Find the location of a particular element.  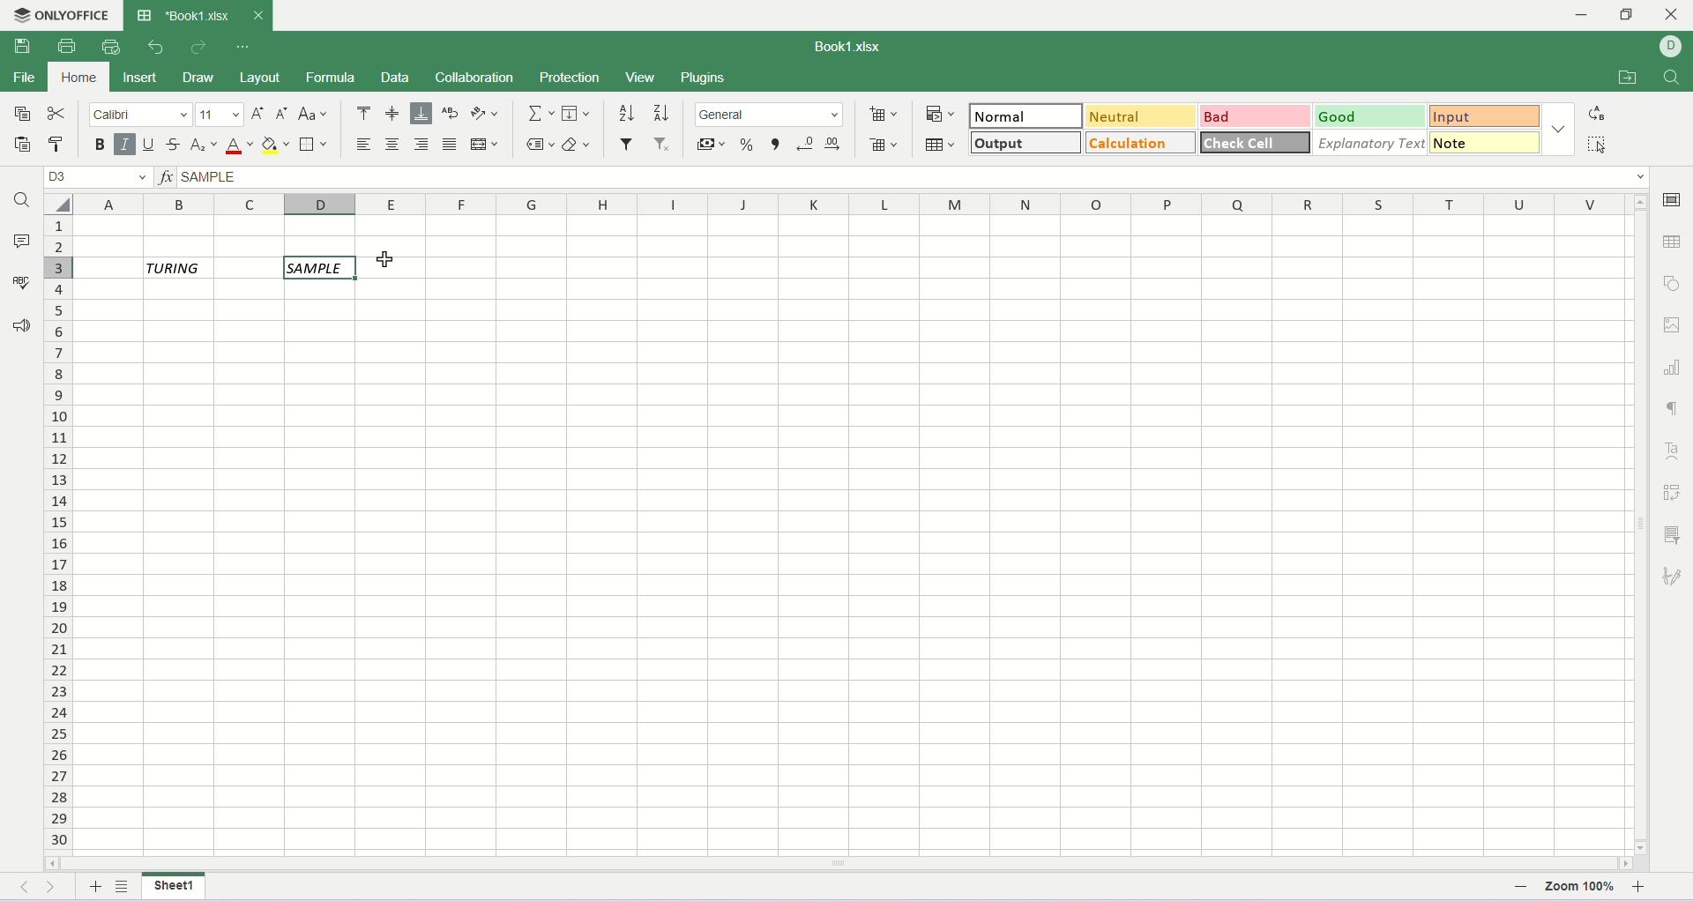

border is located at coordinates (317, 145).